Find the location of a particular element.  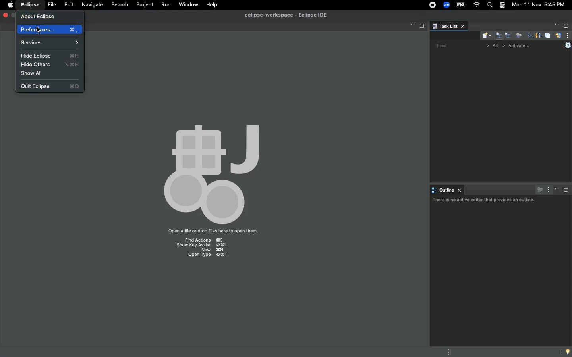

Focus on workweek is located at coordinates (518, 35).